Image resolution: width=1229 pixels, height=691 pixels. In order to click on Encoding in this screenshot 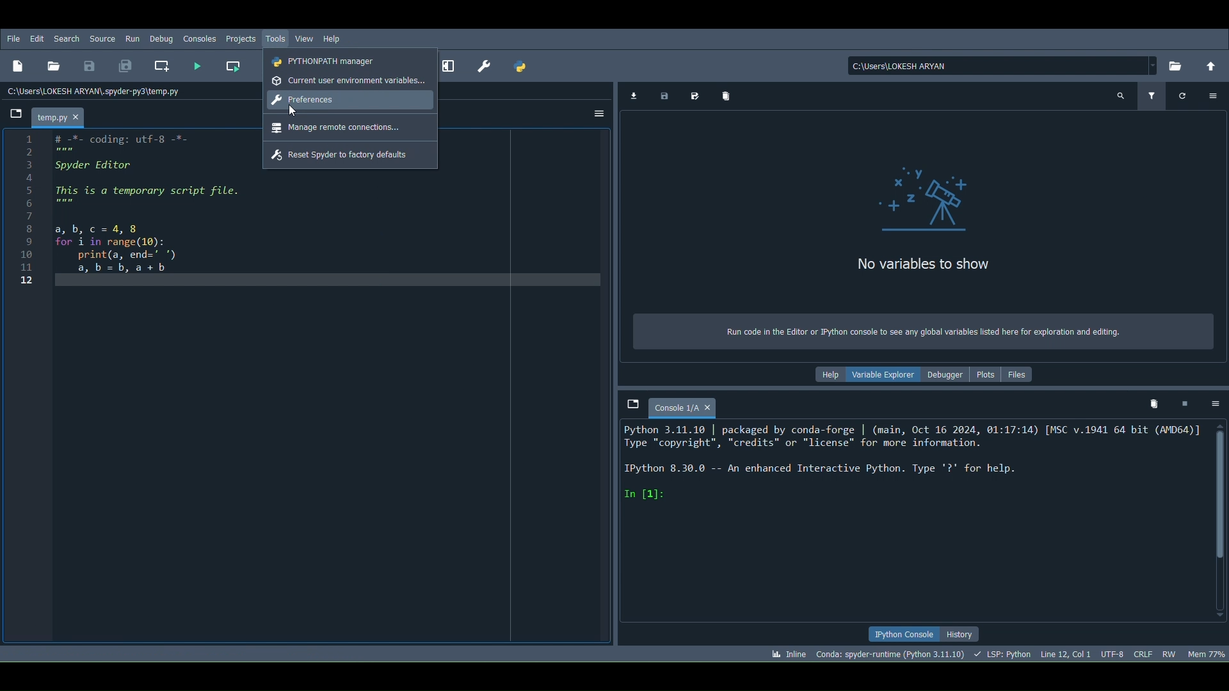, I will do `click(1111, 653)`.